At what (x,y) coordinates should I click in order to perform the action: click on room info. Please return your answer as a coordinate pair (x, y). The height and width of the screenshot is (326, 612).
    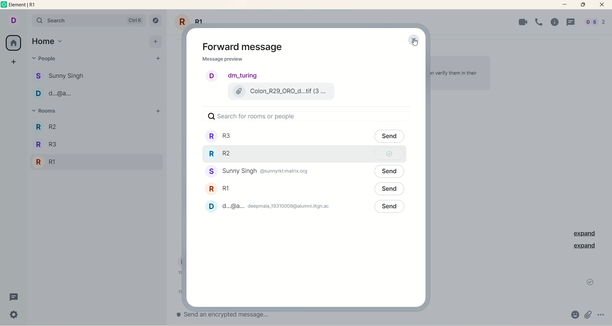
    Looking at the image, I should click on (557, 22).